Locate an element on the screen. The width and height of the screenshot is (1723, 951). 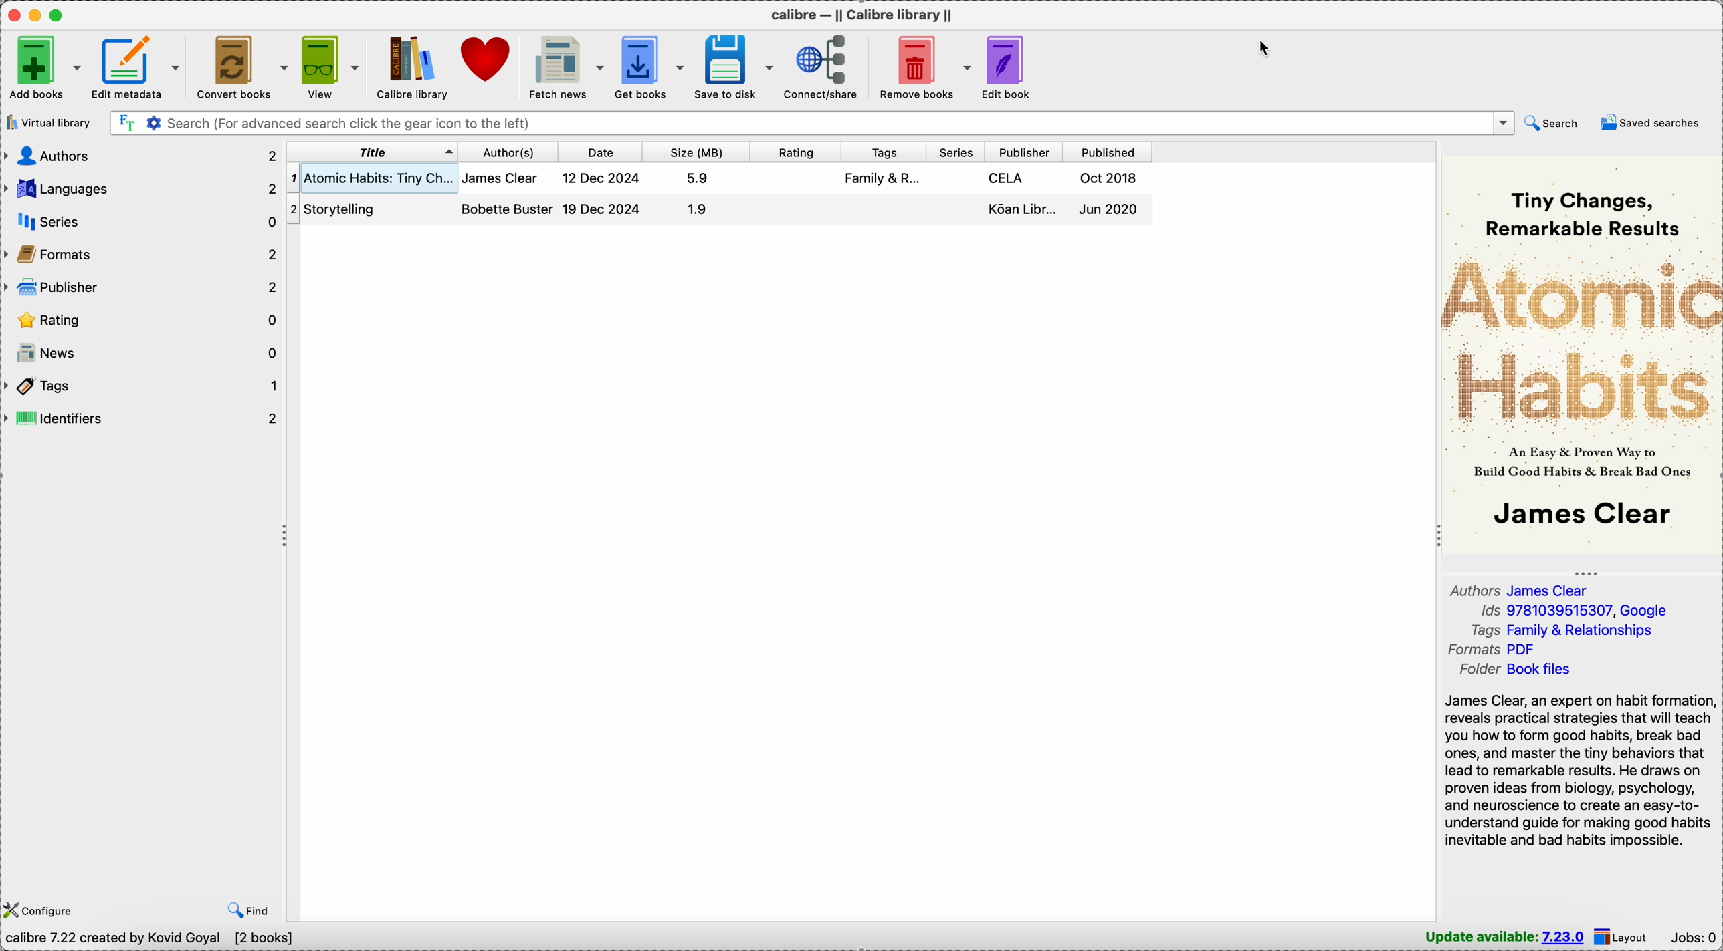
tags is located at coordinates (142, 386).